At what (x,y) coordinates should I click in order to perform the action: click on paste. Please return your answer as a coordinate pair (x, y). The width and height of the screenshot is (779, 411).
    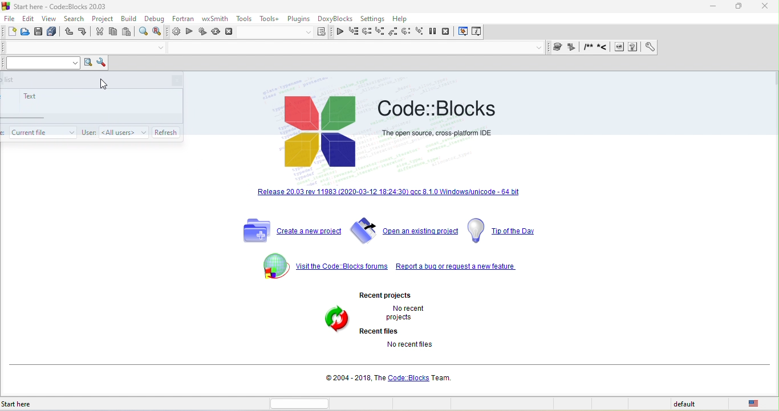
    Looking at the image, I should click on (127, 32).